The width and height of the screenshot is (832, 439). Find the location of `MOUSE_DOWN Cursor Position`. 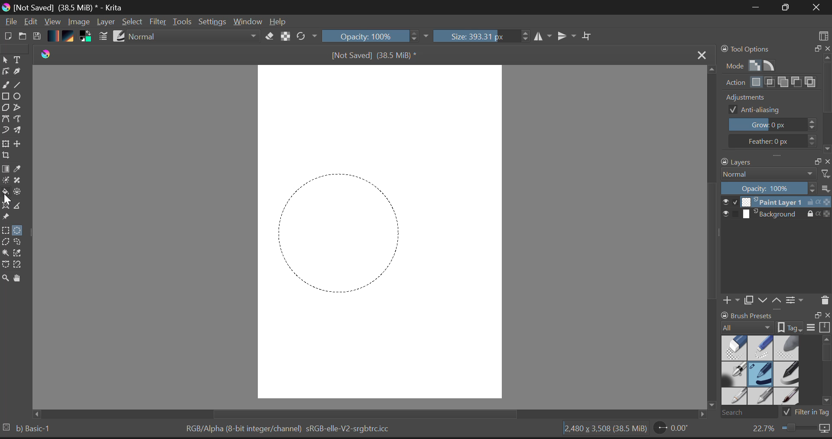

MOUSE_DOWN Cursor Position is located at coordinates (284, 181).